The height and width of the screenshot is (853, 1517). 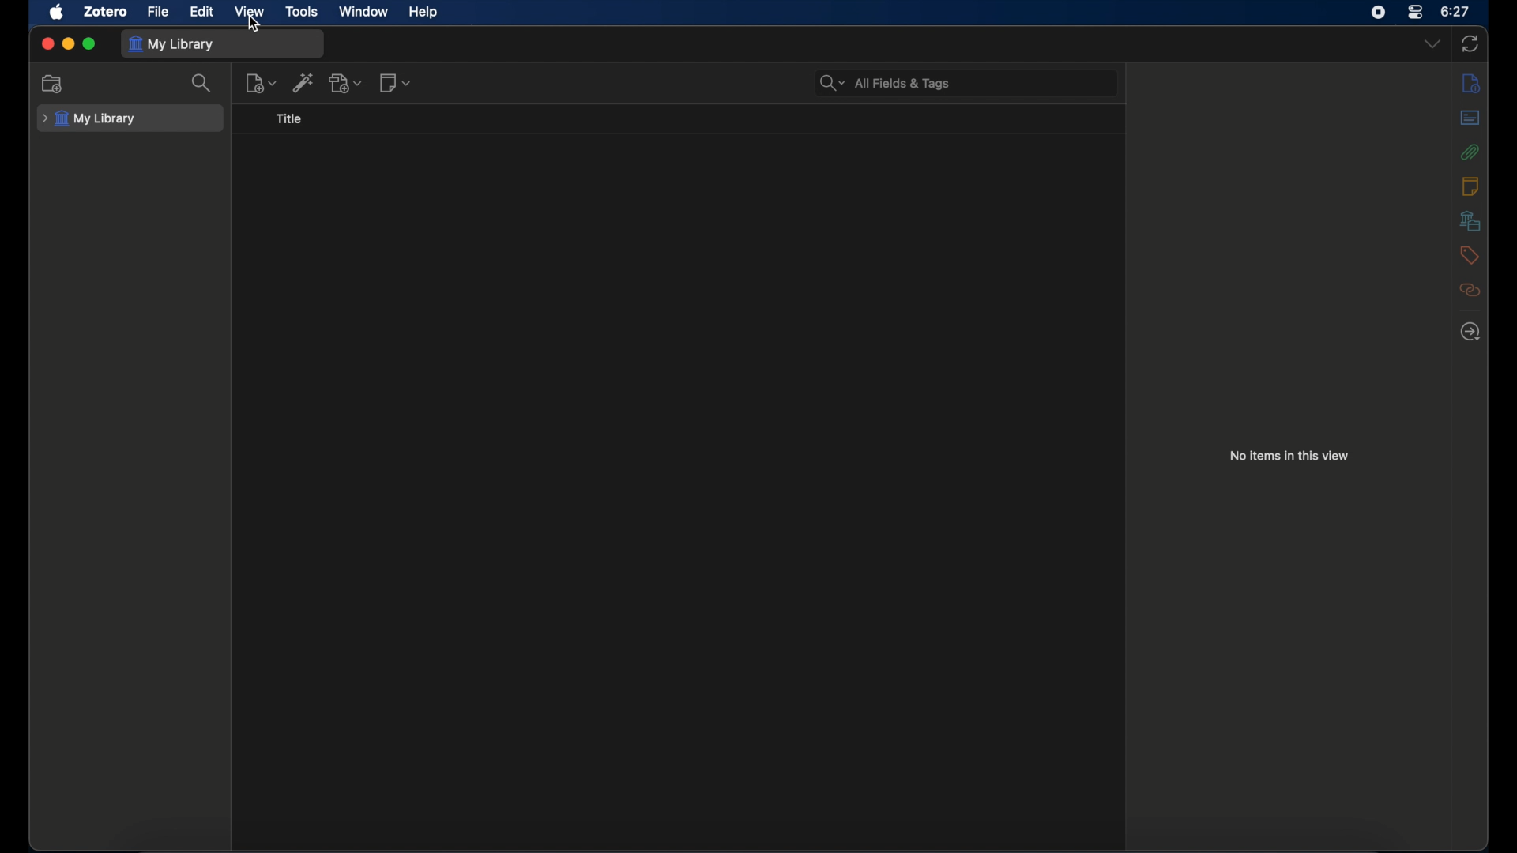 What do you see at coordinates (1432, 43) in the screenshot?
I see `dropdown` at bounding box center [1432, 43].